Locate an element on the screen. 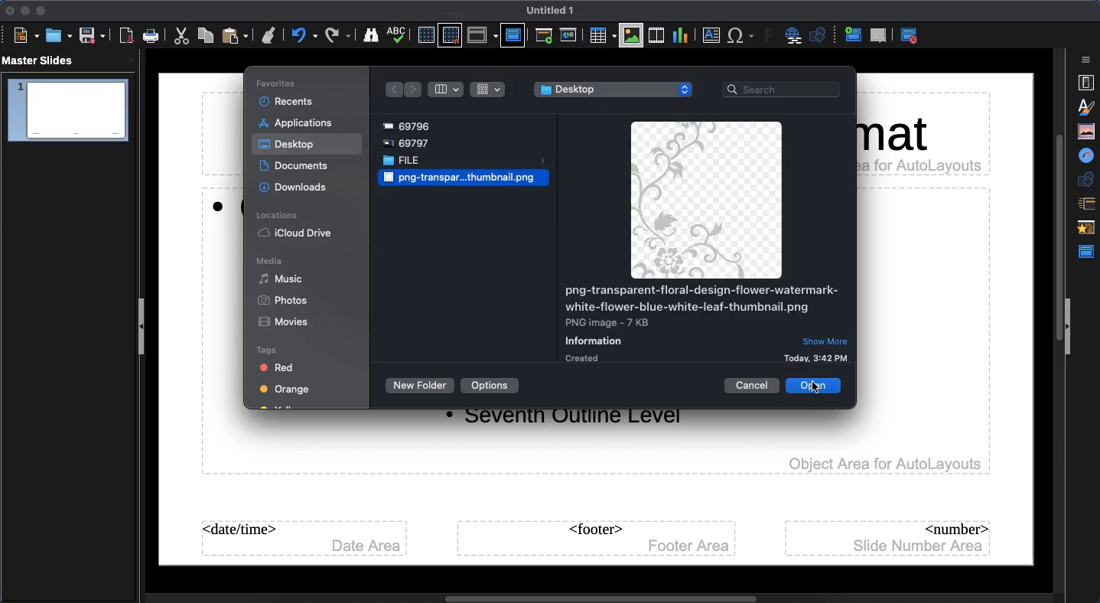  File is located at coordinates (464, 161).